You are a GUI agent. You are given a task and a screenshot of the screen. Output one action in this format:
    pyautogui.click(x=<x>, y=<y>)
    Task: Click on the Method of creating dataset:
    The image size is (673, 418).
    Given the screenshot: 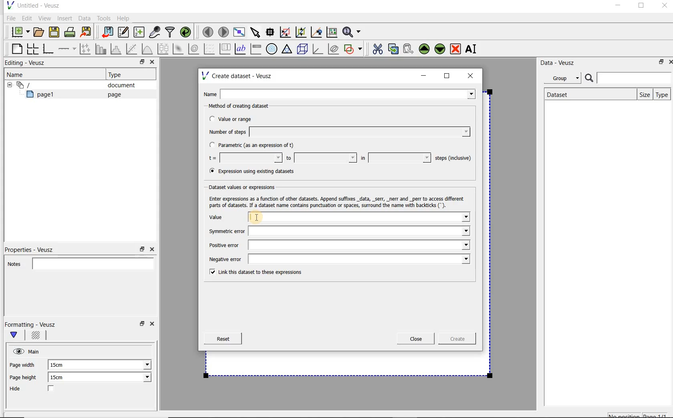 What is the action you would take?
    pyautogui.click(x=245, y=106)
    